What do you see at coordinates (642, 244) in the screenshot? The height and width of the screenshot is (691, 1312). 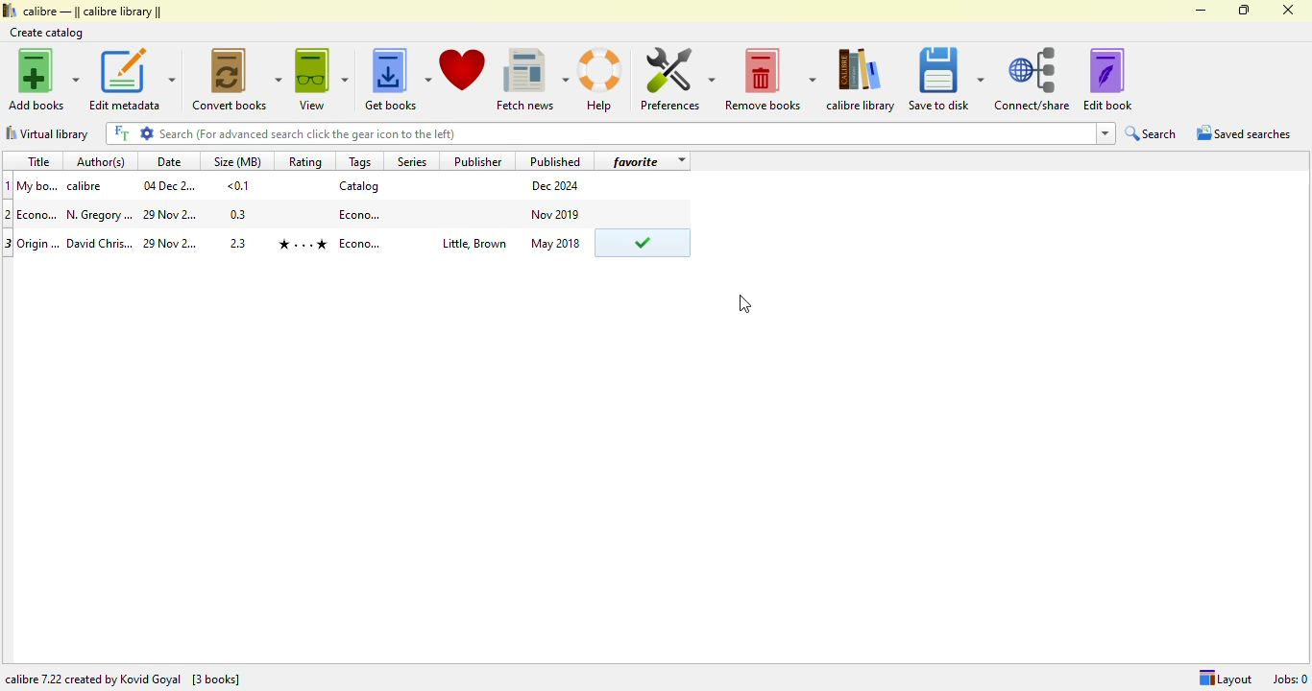 I see `eBook marked as a favorite` at bounding box center [642, 244].